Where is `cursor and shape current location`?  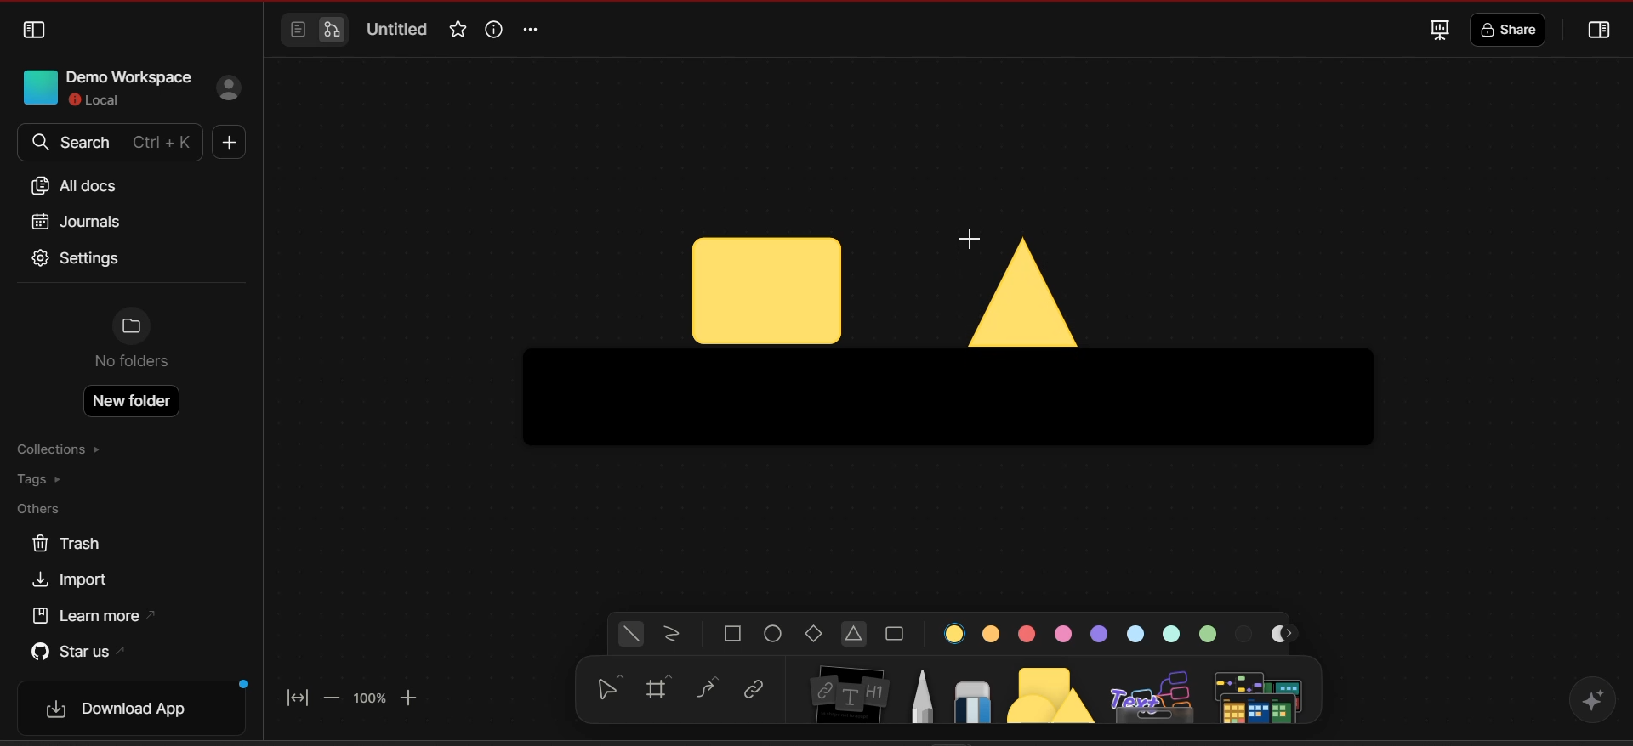 cursor and shape current location is located at coordinates (766, 291).